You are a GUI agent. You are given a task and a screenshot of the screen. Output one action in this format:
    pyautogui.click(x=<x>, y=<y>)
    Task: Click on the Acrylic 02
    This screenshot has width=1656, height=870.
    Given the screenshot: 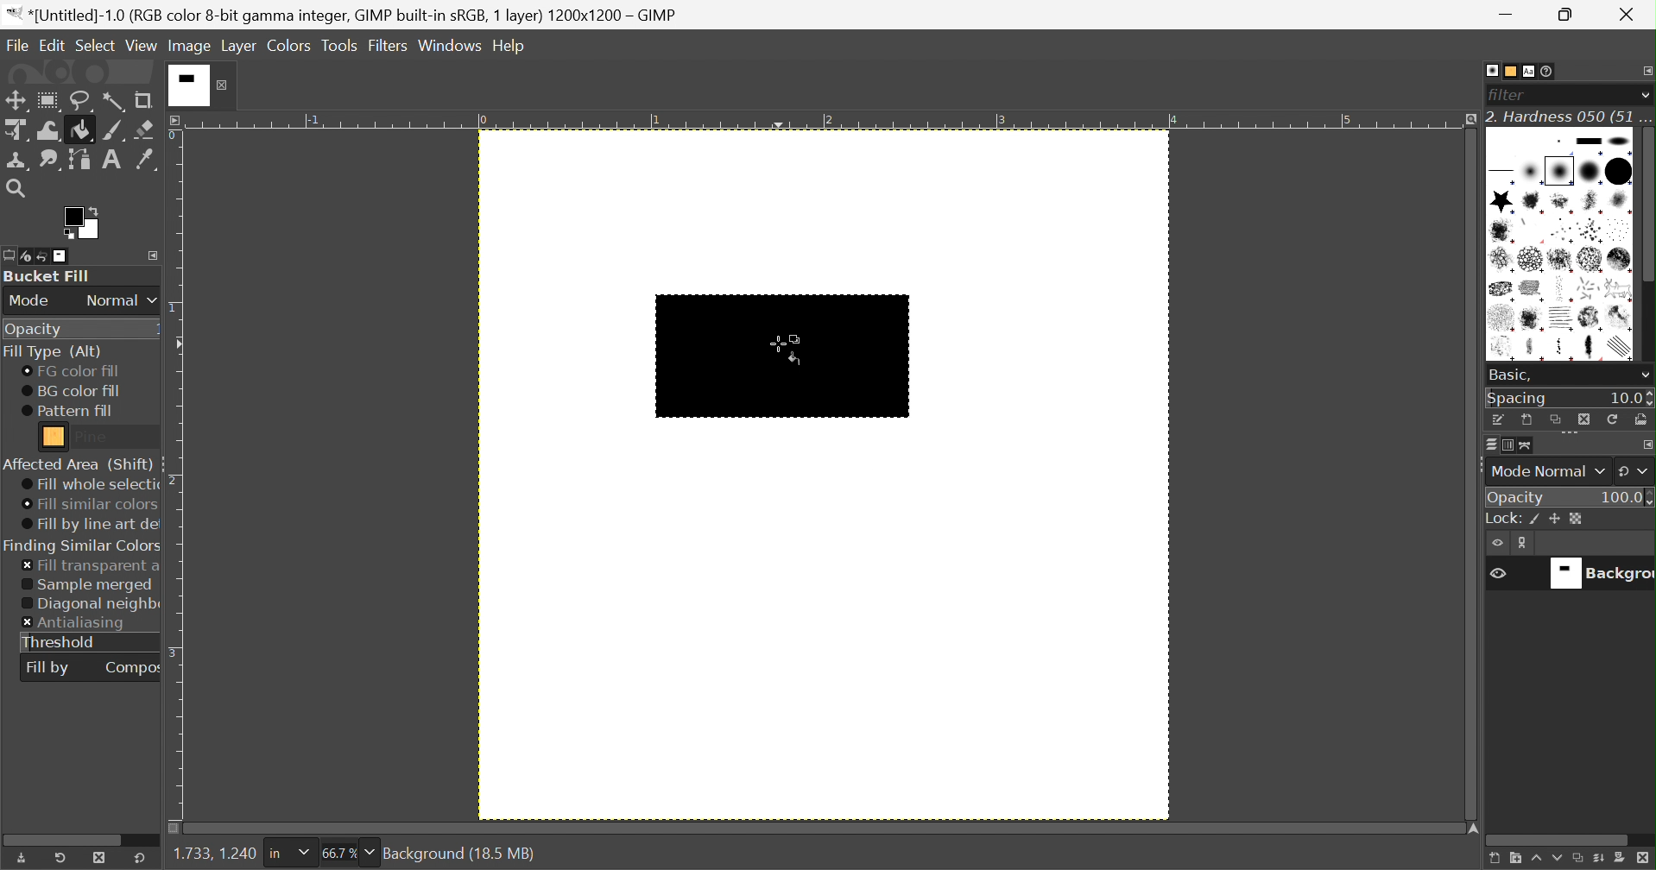 What is the action you would take?
    pyautogui.click(x=1561, y=202)
    